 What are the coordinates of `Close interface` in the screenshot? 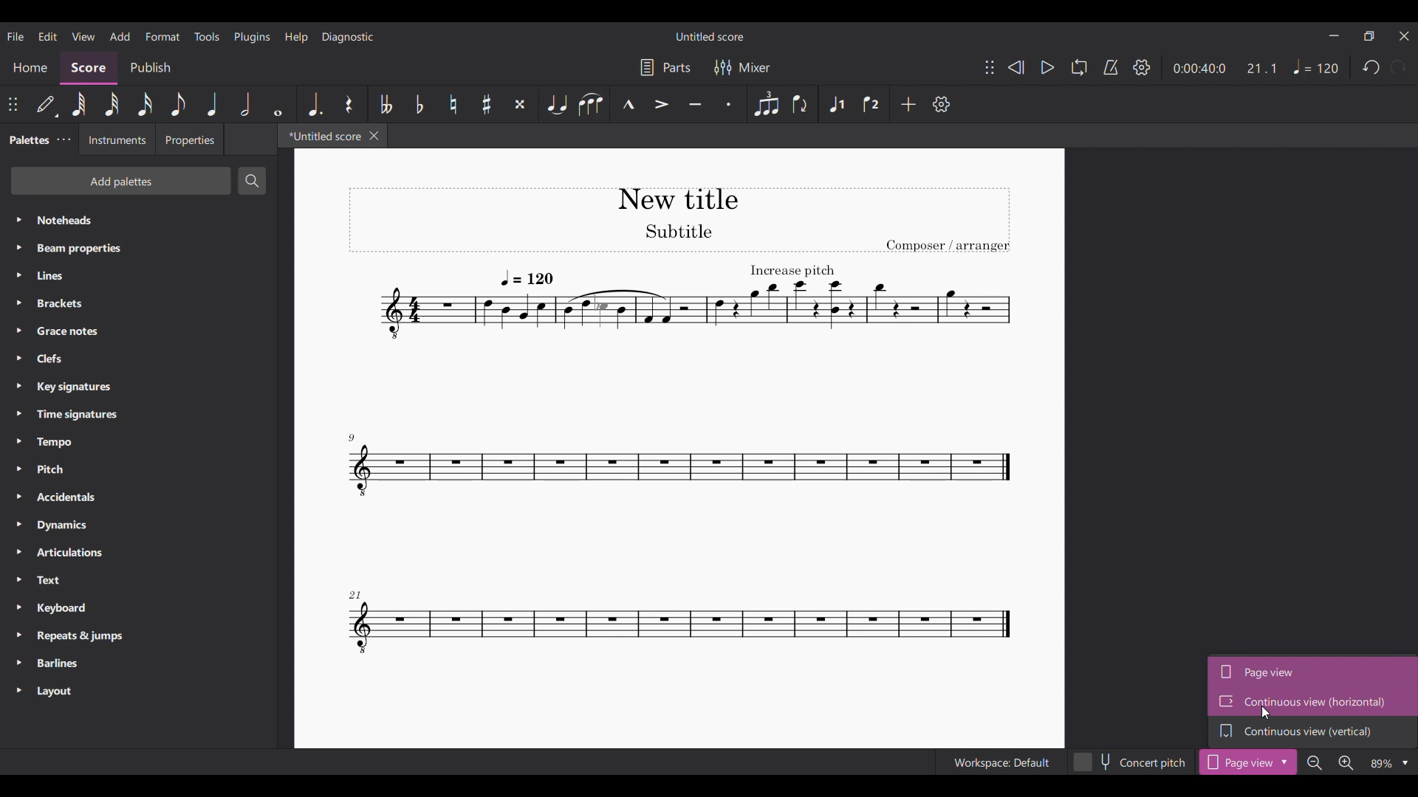 It's located at (1404, 35).